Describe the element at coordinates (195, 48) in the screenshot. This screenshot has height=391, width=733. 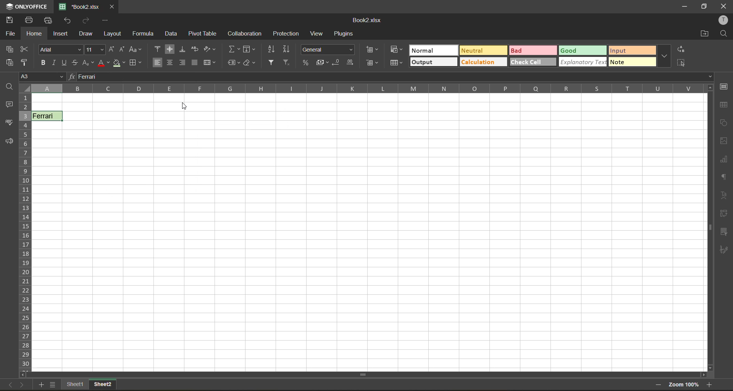
I see `wrap text` at that location.